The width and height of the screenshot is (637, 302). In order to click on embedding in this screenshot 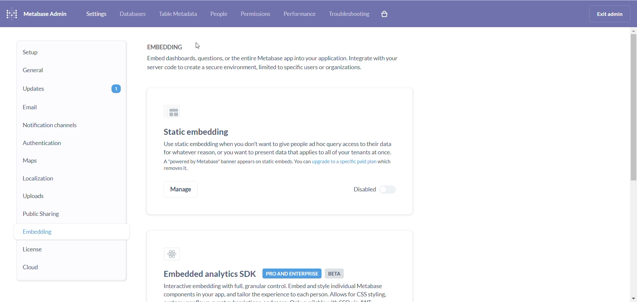, I will do `click(60, 234)`.